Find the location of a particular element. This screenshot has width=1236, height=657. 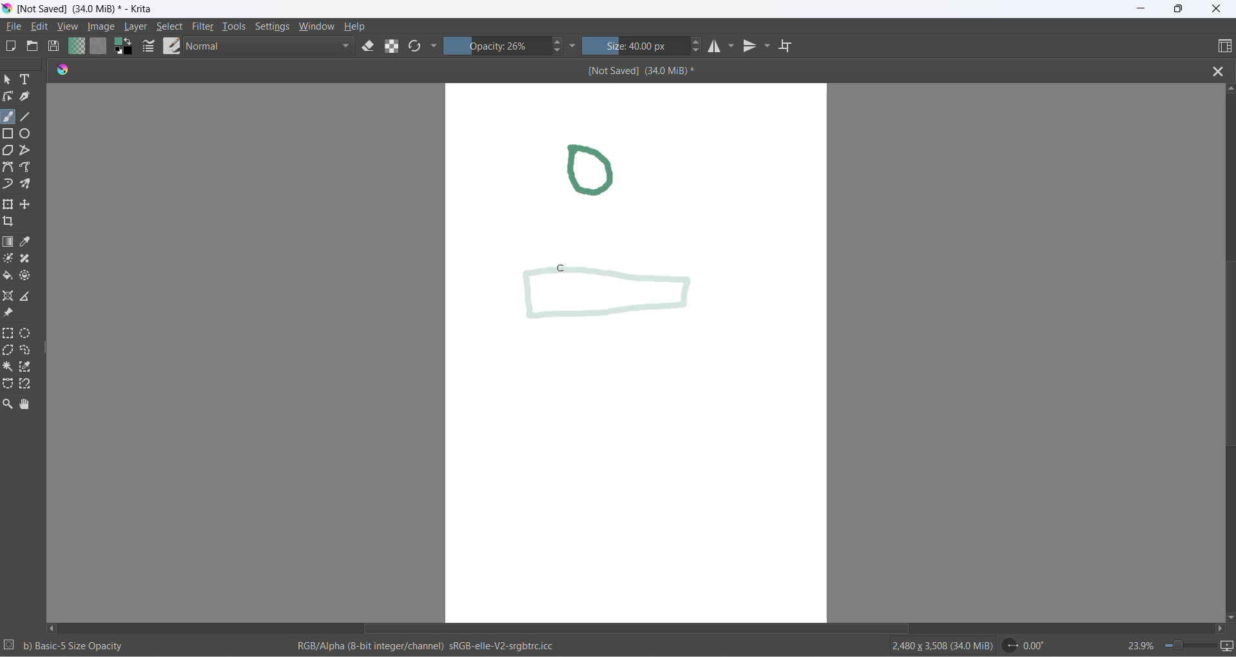

wrap around mode is located at coordinates (791, 46).